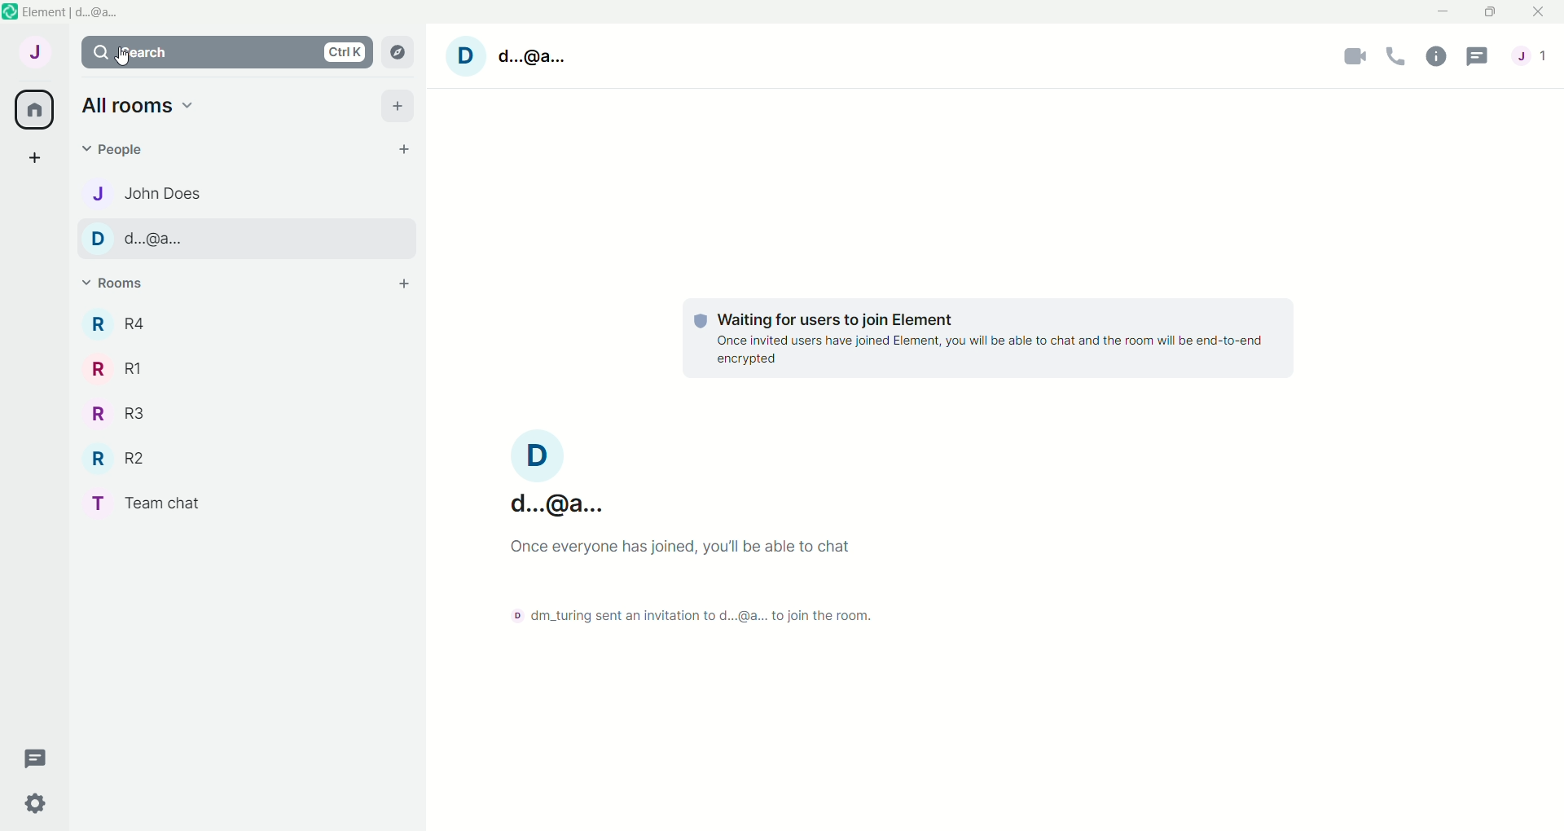 This screenshot has width=1564, height=831. What do you see at coordinates (114, 323) in the screenshot?
I see `R4` at bounding box center [114, 323].